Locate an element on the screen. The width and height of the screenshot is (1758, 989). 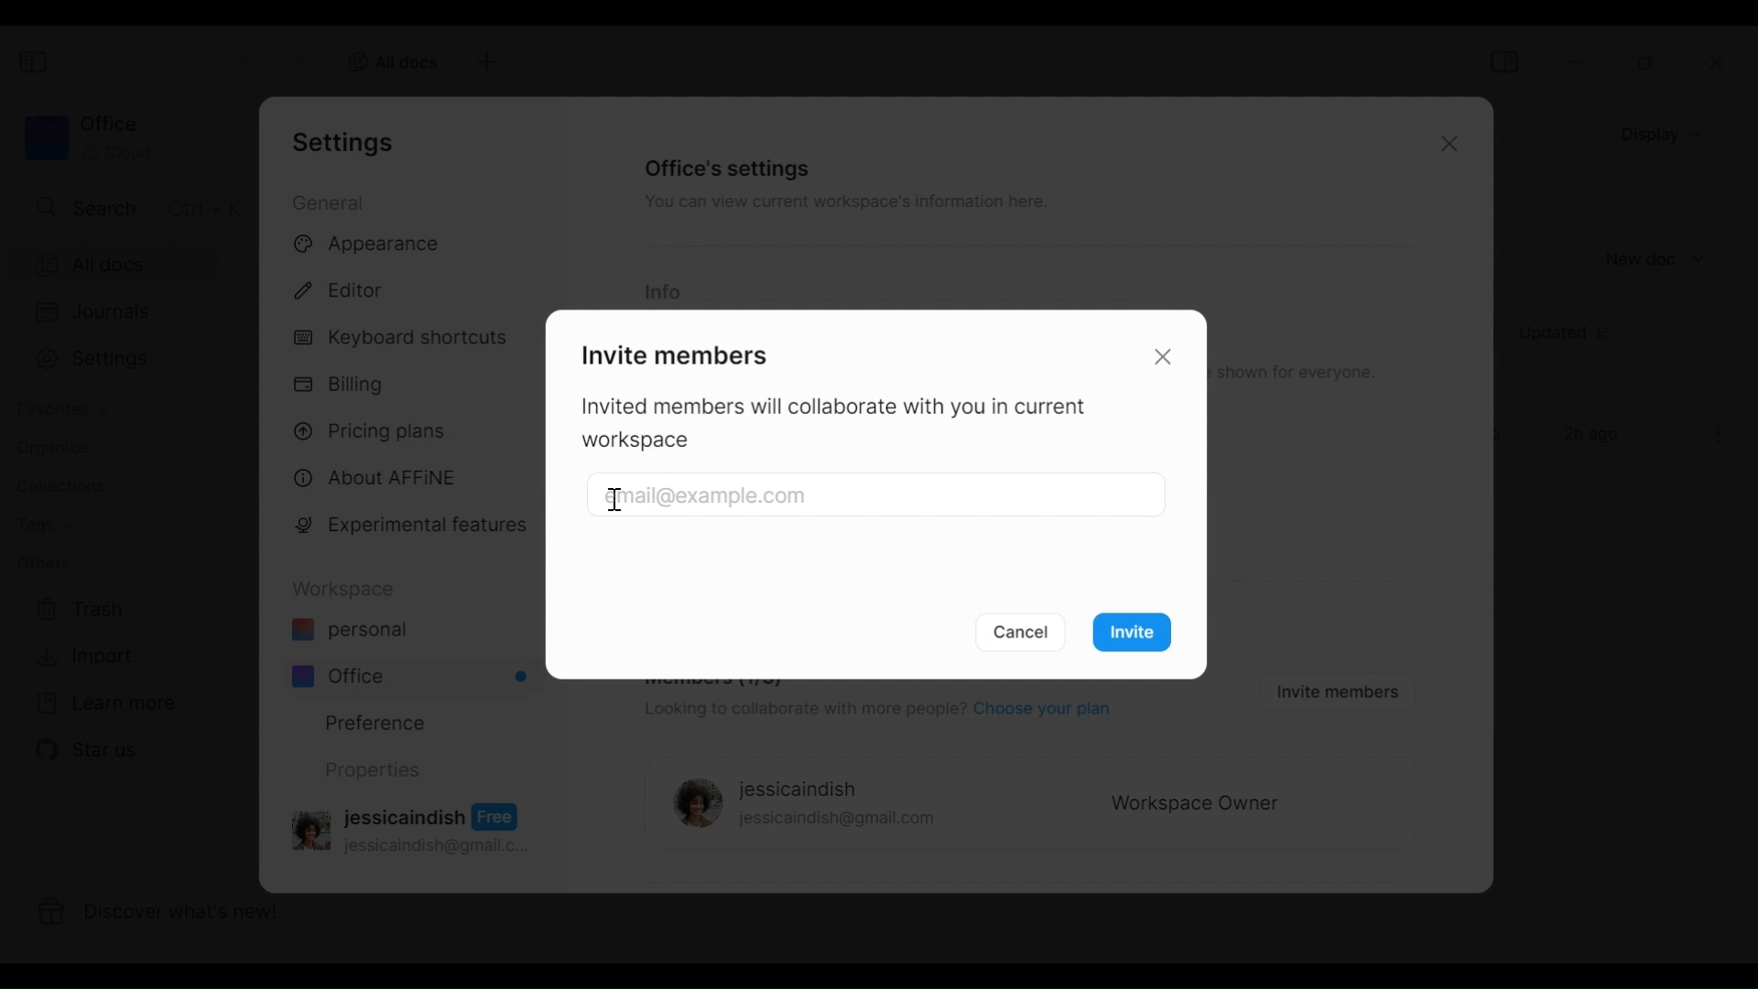
Settings is located at coordinates (349, 142).